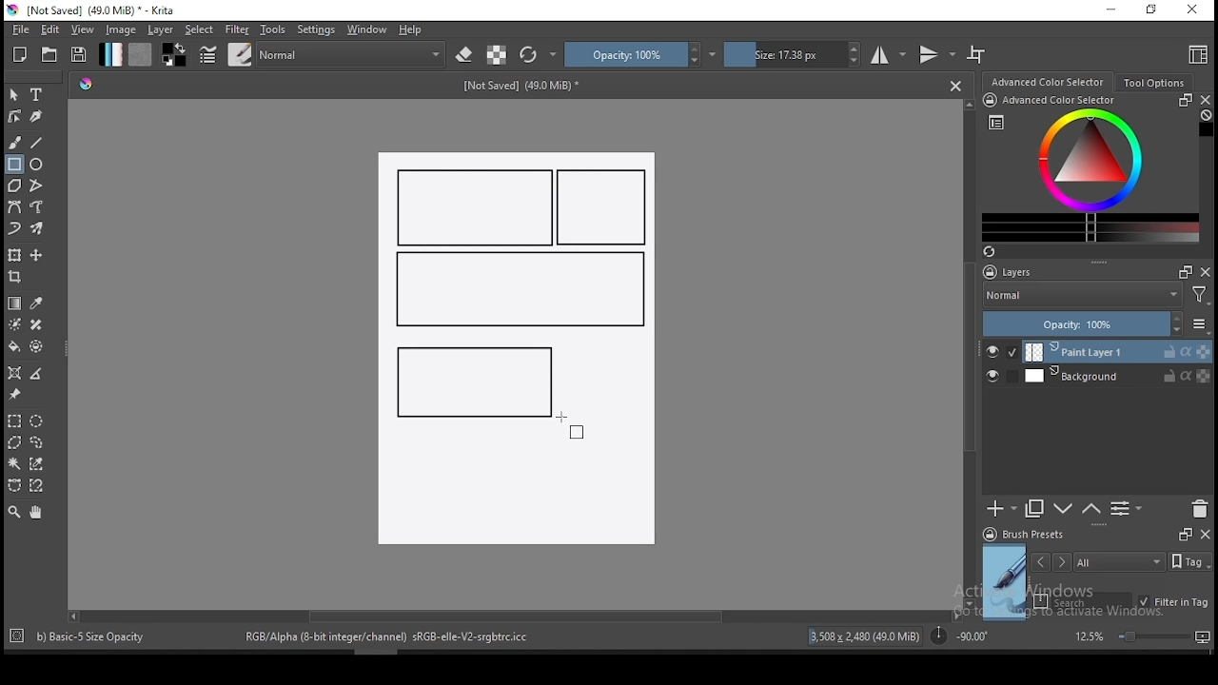 Image resolution: width=1218 pixels, height=685 pixels. Describe the element at coordinates (49, 29) in the screenshot. I see `edit` at that location.